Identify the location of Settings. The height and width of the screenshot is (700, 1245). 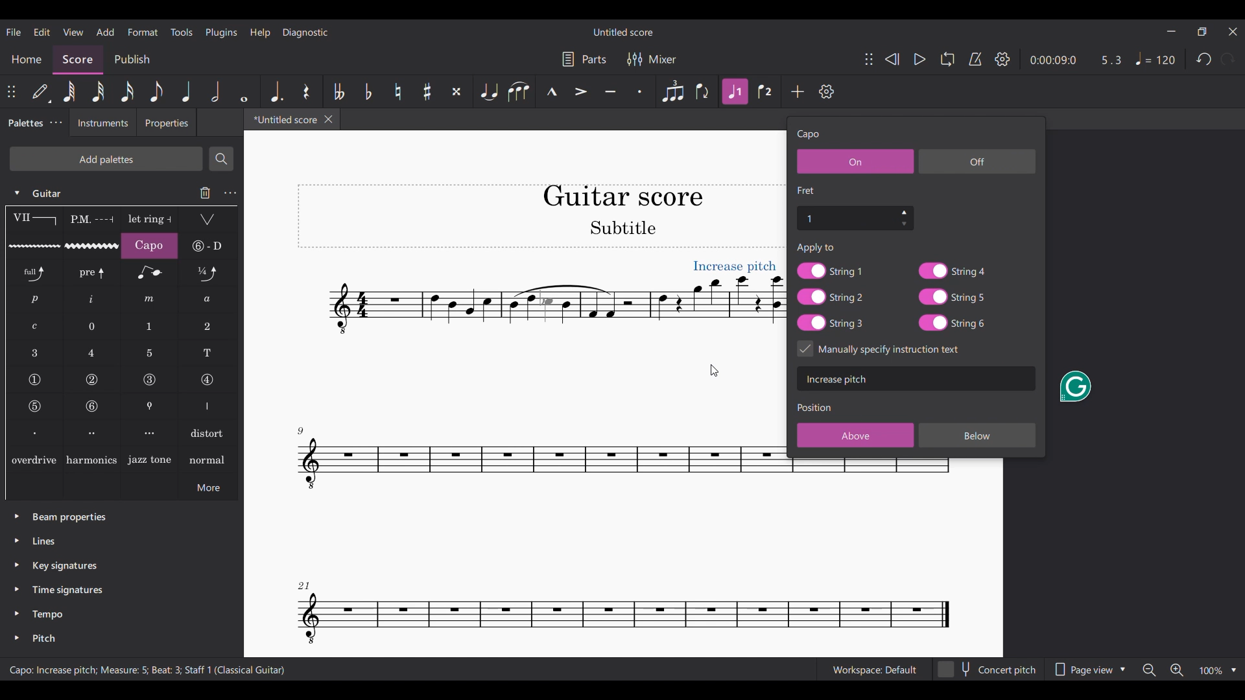
(1002, 59).